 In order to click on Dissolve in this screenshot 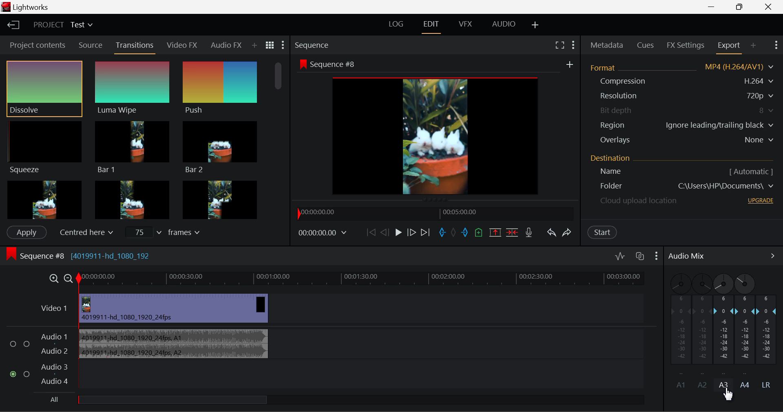, I will do `click(44, 88)`.